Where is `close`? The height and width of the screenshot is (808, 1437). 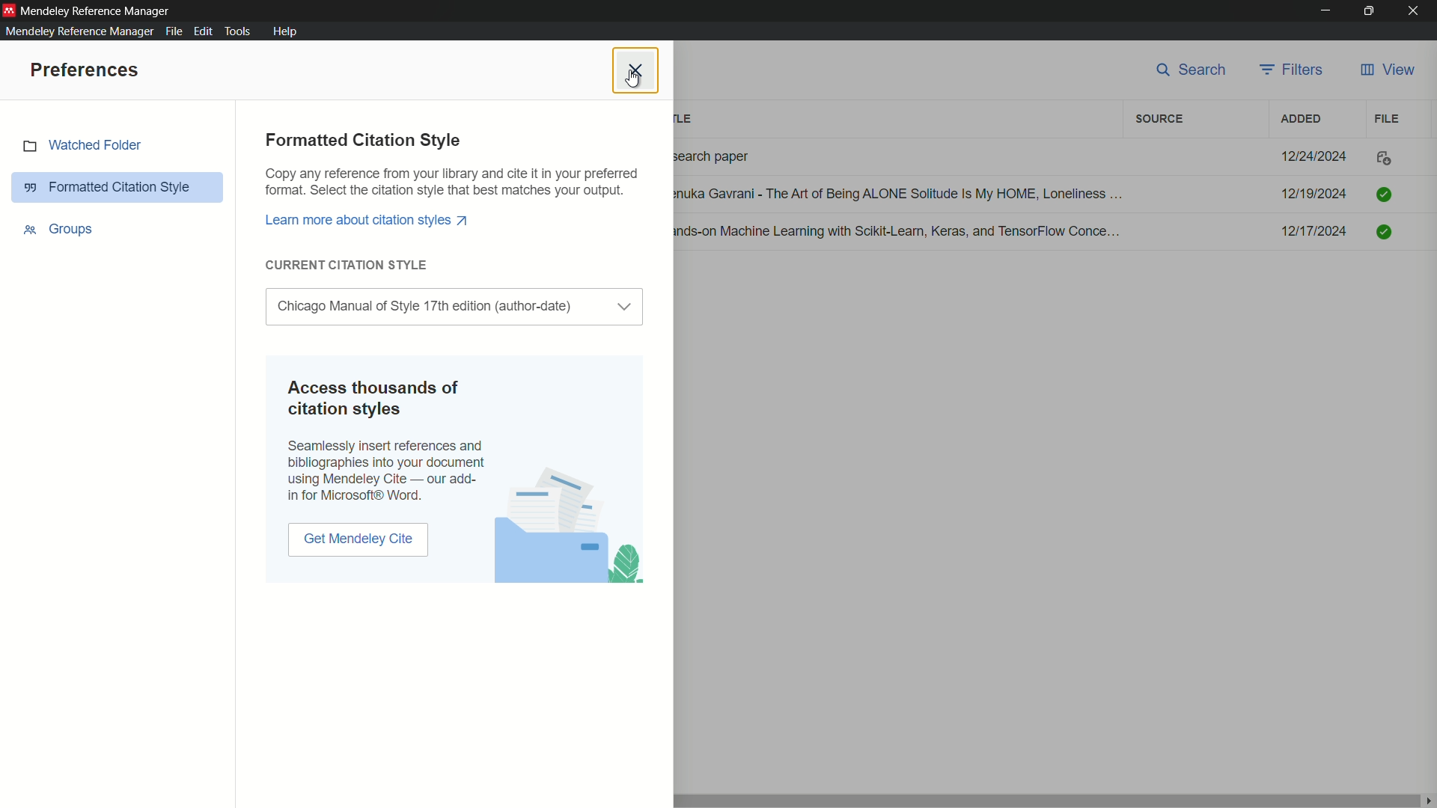
close is located at coordinates (635, 70).